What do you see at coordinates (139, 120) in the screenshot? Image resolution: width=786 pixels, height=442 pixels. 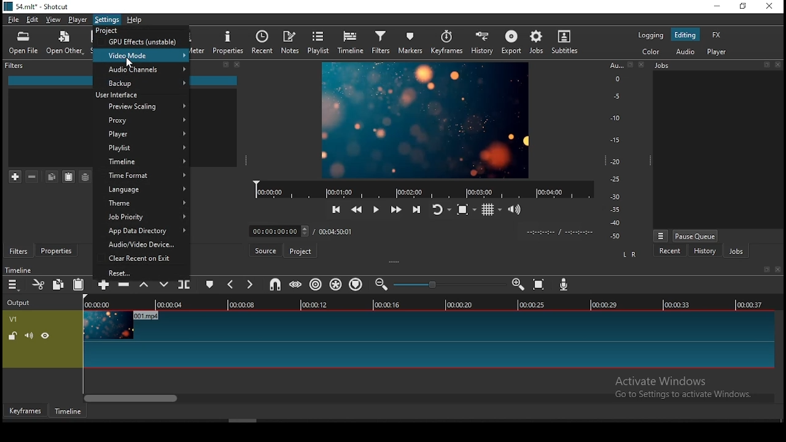 I see `proxy` at bounding box center [139, 120].